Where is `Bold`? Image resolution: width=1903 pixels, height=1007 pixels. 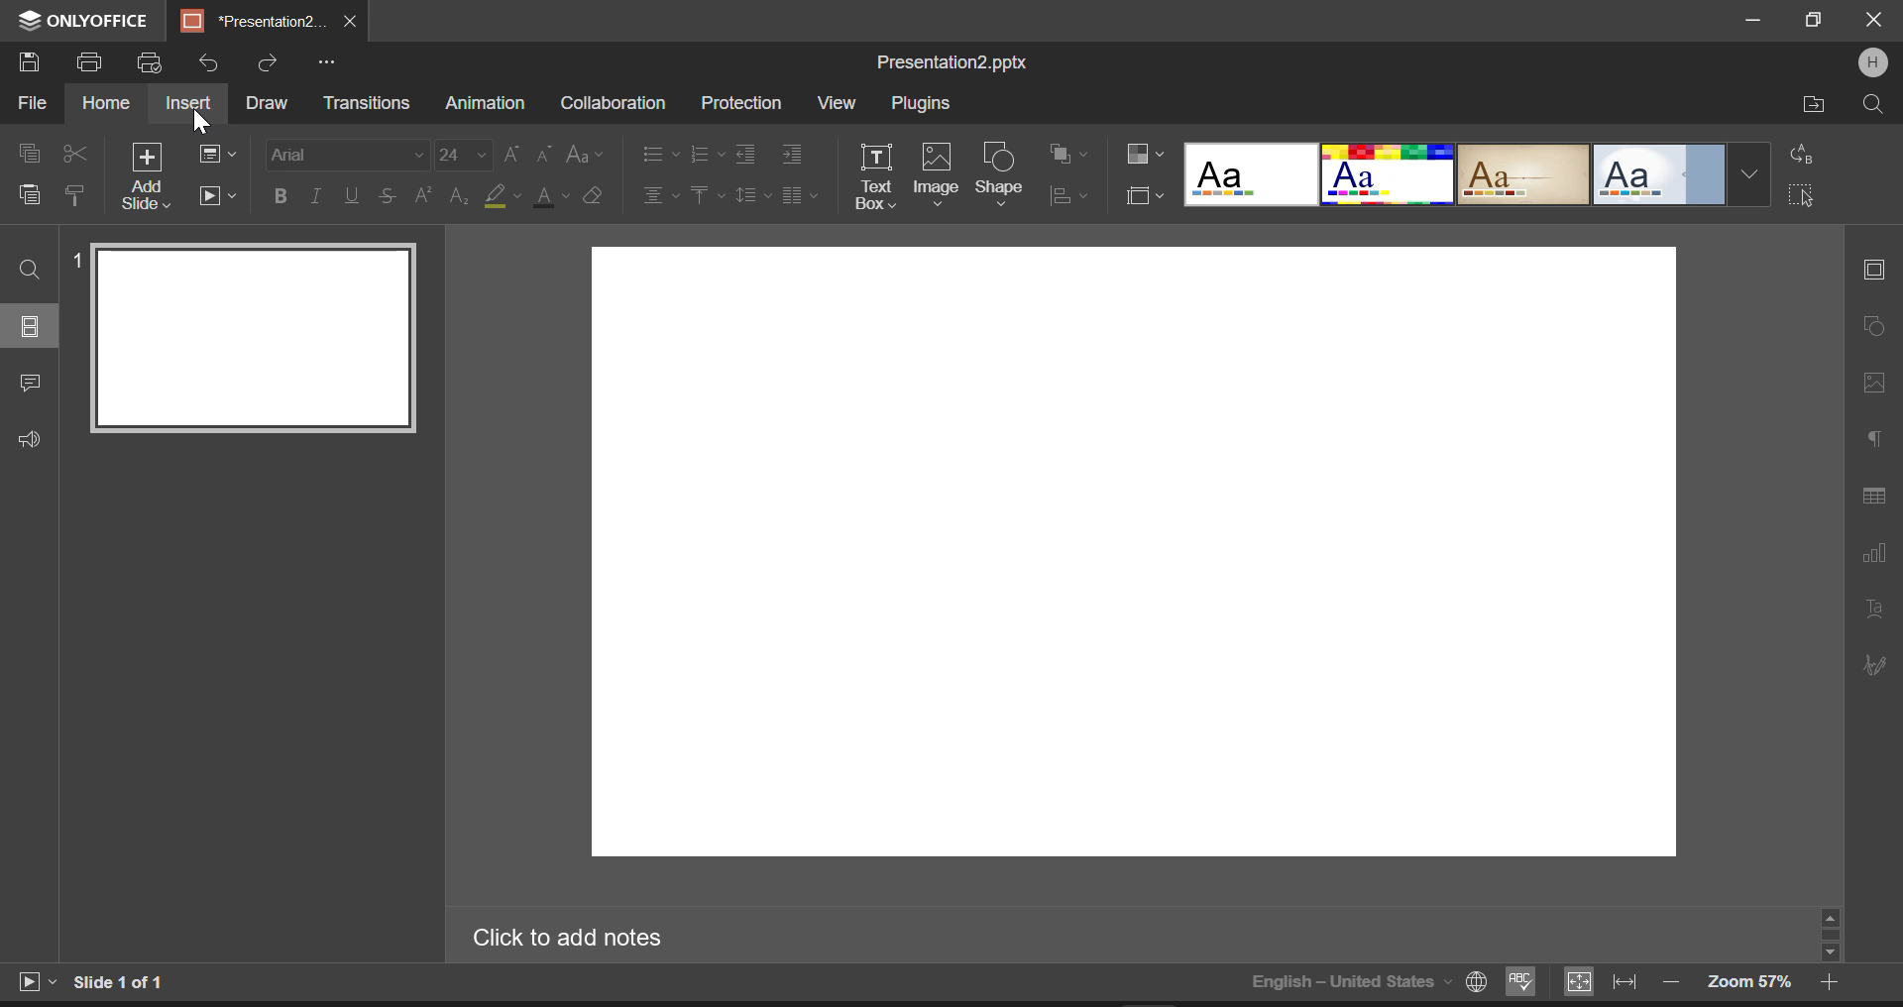
Bold is located at coordinates (280, 195).